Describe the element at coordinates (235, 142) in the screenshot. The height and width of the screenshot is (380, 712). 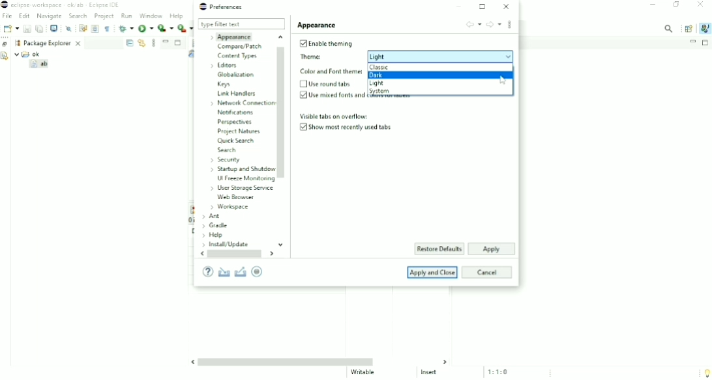
I see `Quick Search` at that location.